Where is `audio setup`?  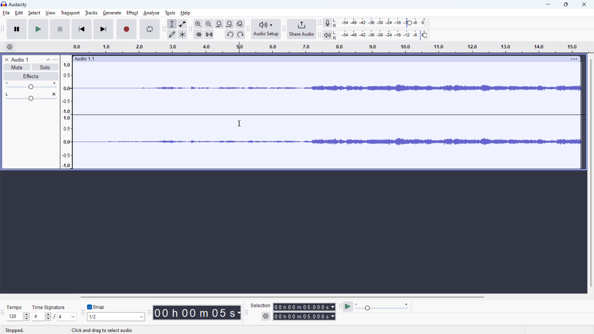 audio setup is located at coordinates (266, 29).